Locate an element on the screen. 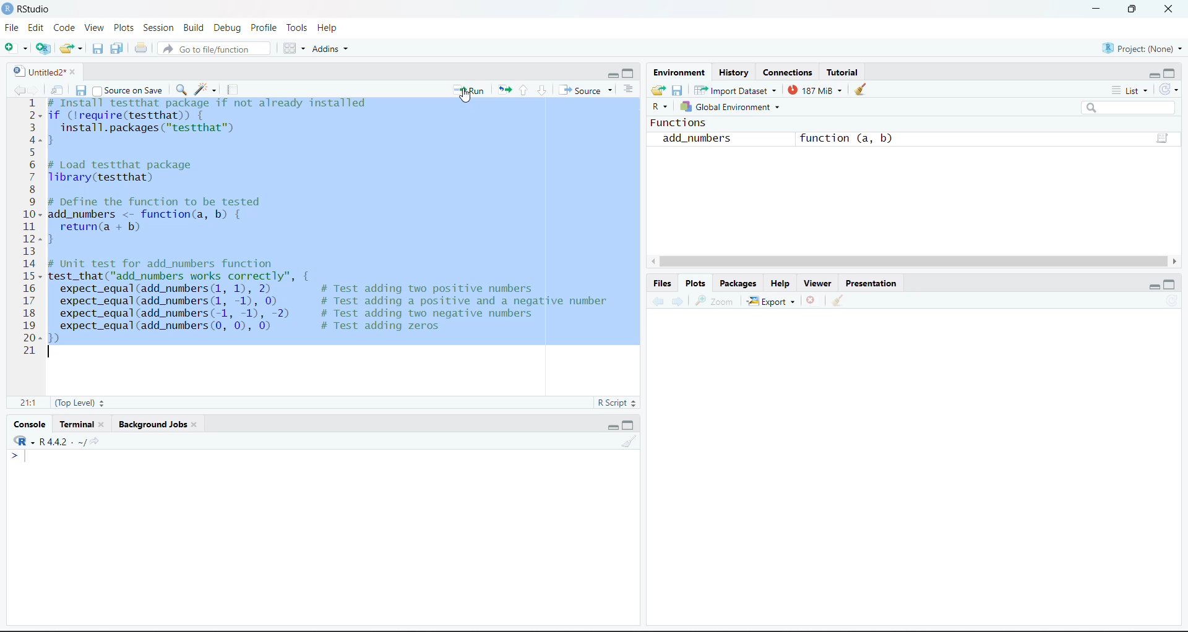 This screenshot has width=1188, height=632. rerun is located at coordinates (504, 90).